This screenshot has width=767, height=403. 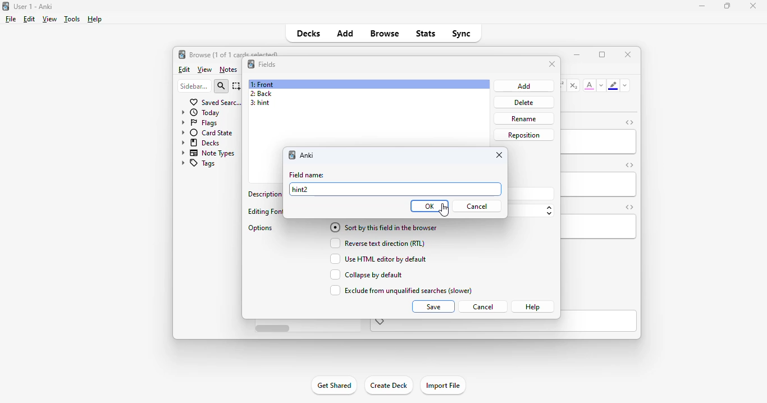 I want to click on view, so click(x=49, y=19).